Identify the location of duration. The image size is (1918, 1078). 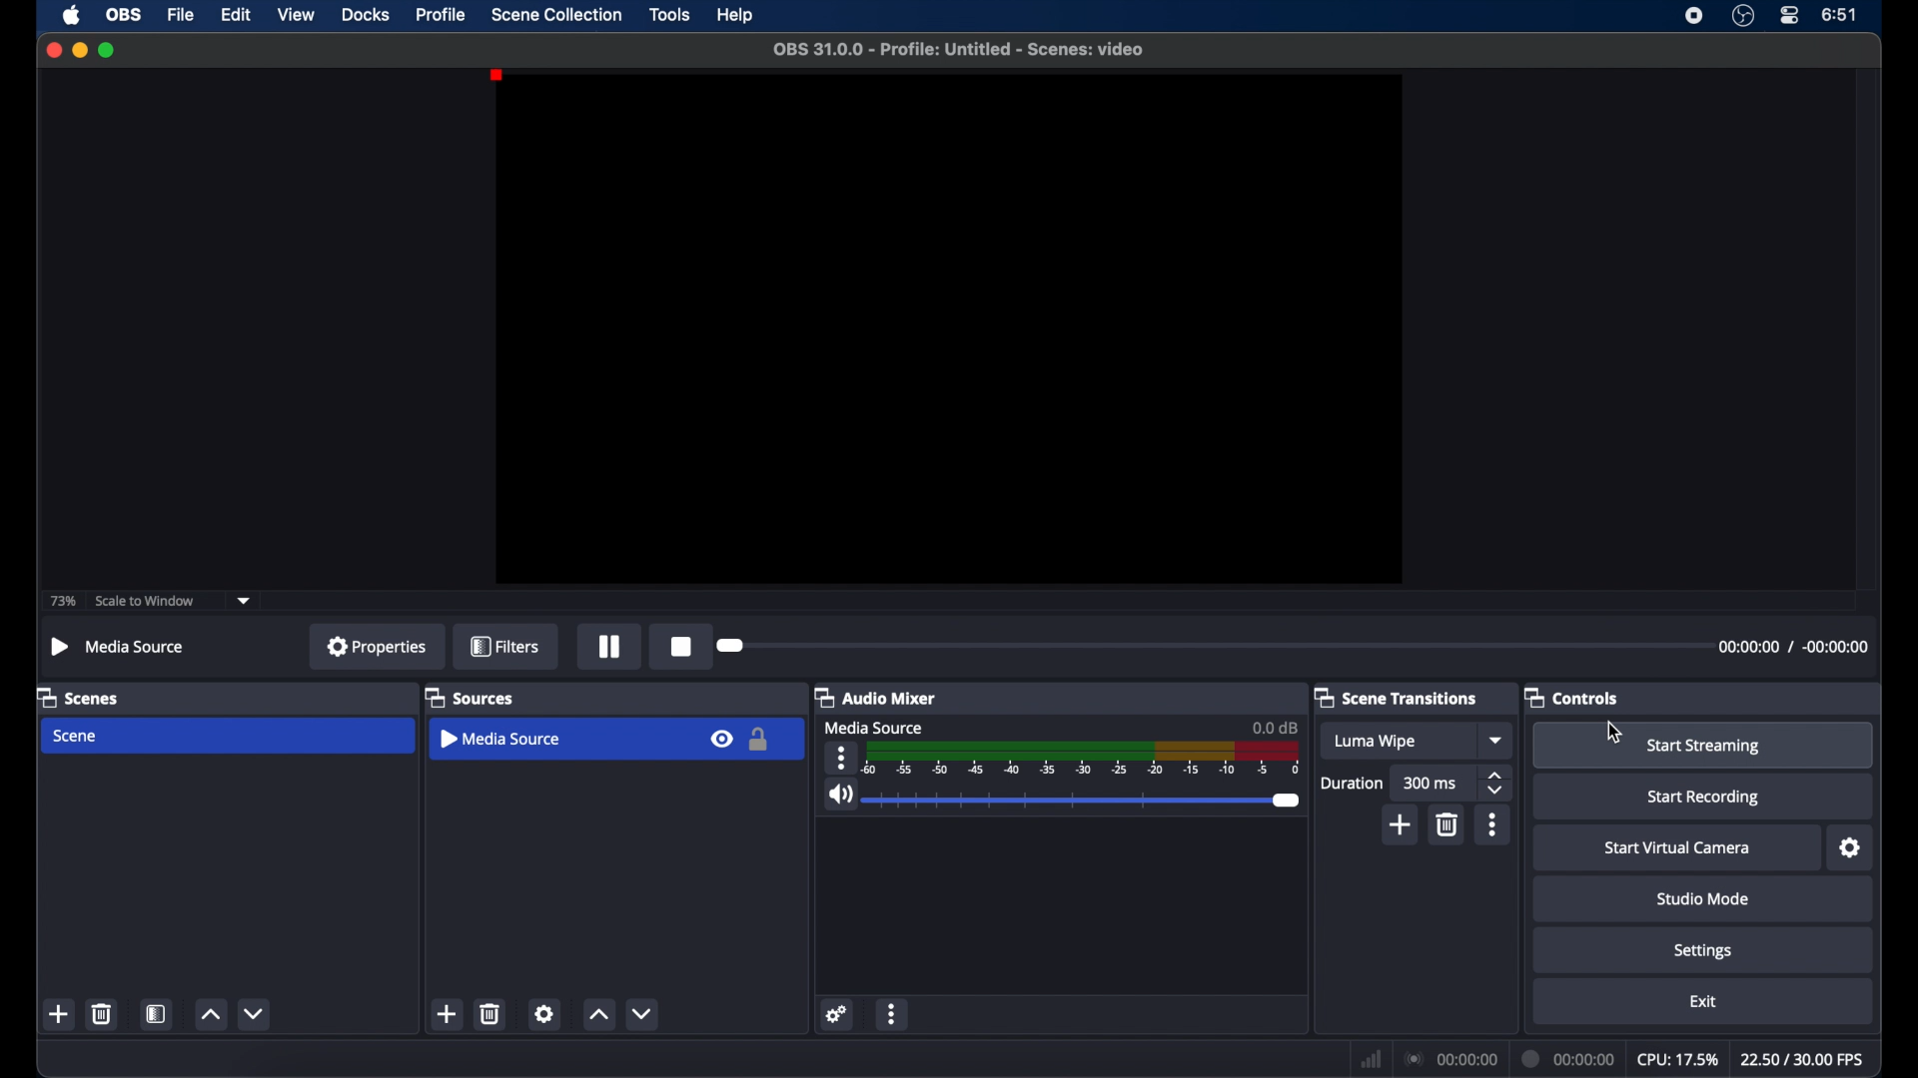
(1353, 785).